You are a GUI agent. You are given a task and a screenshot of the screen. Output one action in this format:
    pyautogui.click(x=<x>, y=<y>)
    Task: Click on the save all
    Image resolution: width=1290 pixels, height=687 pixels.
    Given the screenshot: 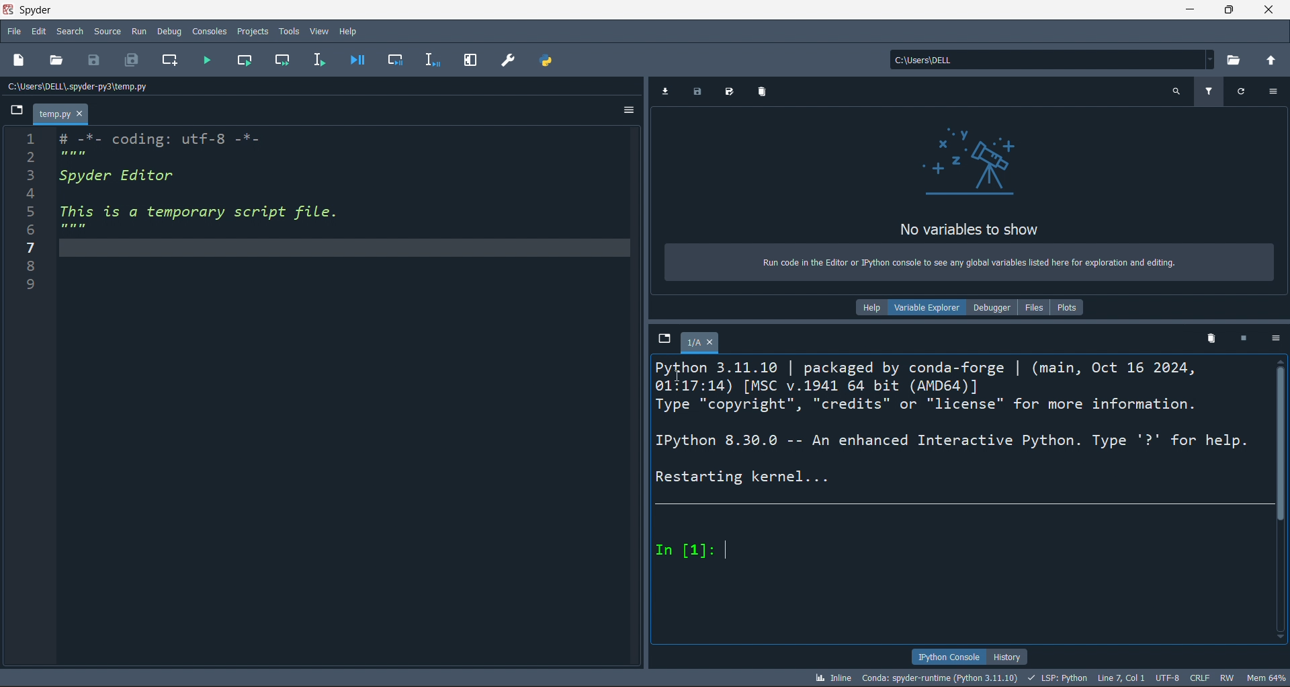 What is the action you would take?
    pyautogui.click(x=133, y=60)
    